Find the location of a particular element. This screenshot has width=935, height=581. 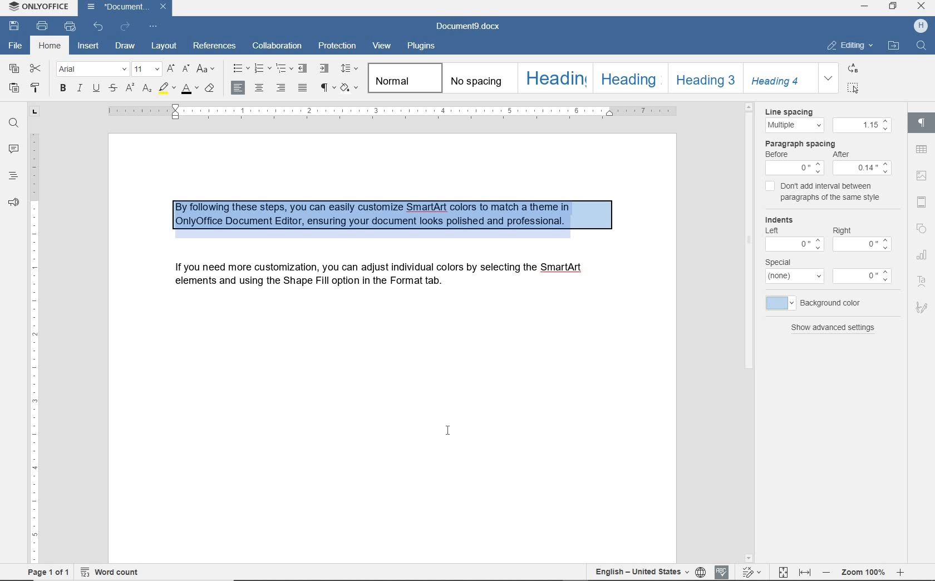

redo is located at coordinates (126, 27).